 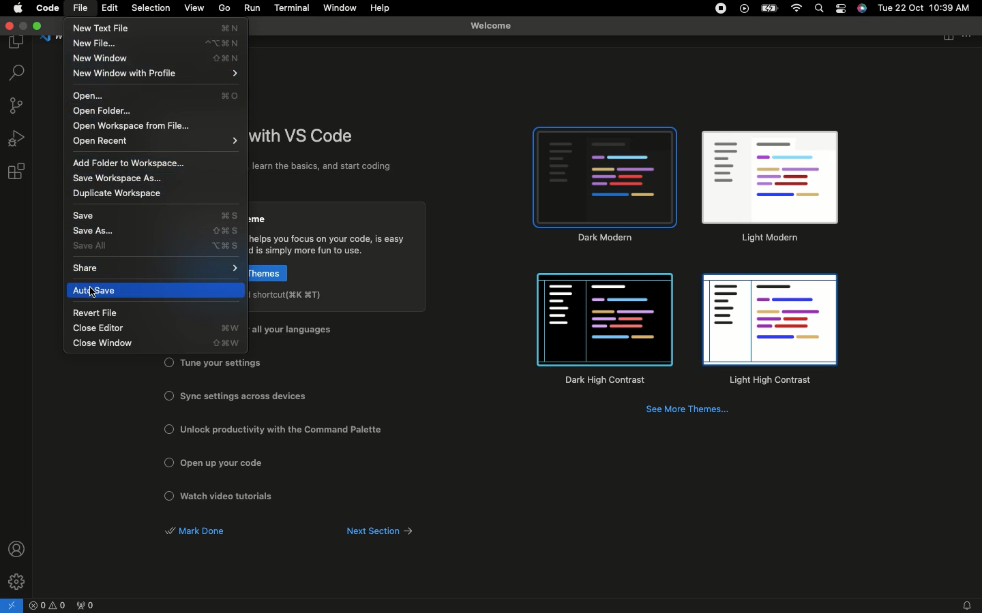 What do you see at coordinates (226, 9) in the screenshot?
I see `Go` at bounding box center [226, 9].